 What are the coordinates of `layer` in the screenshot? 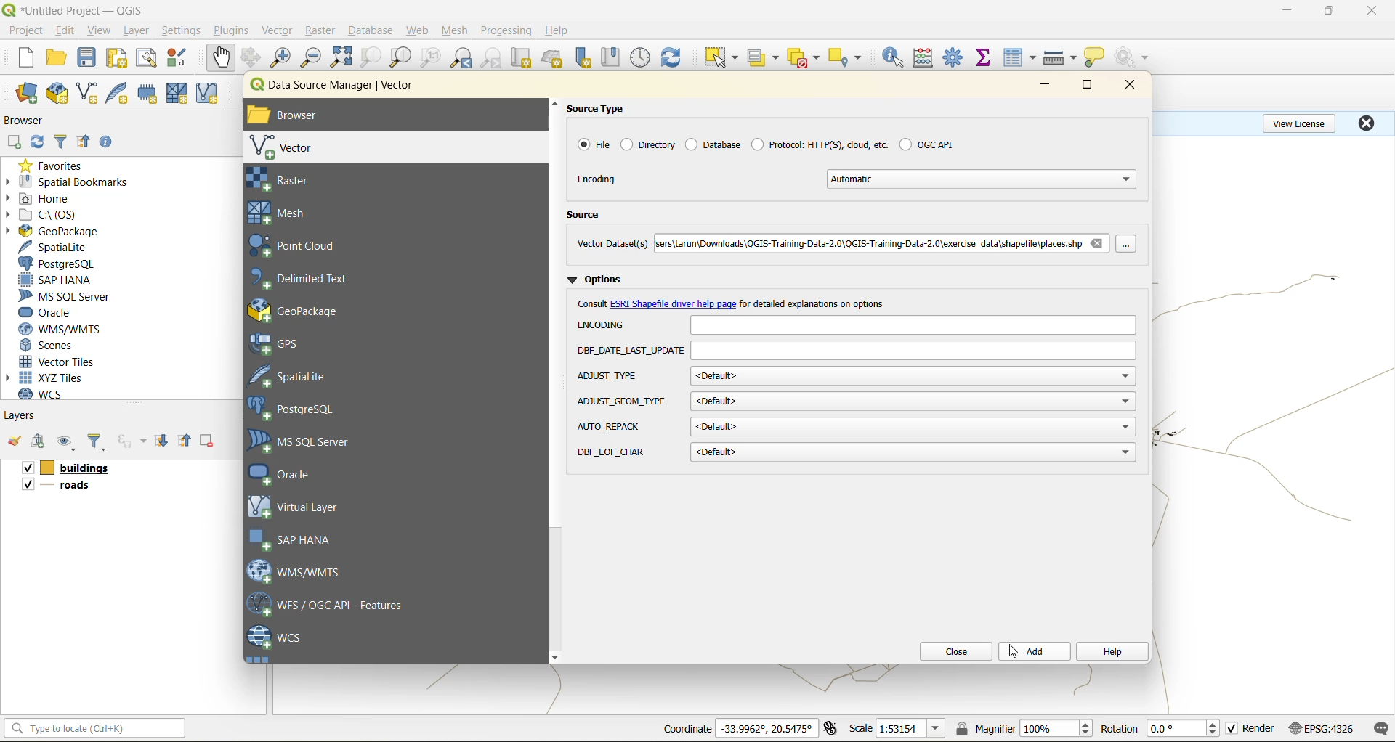 It's located at (134, 31).